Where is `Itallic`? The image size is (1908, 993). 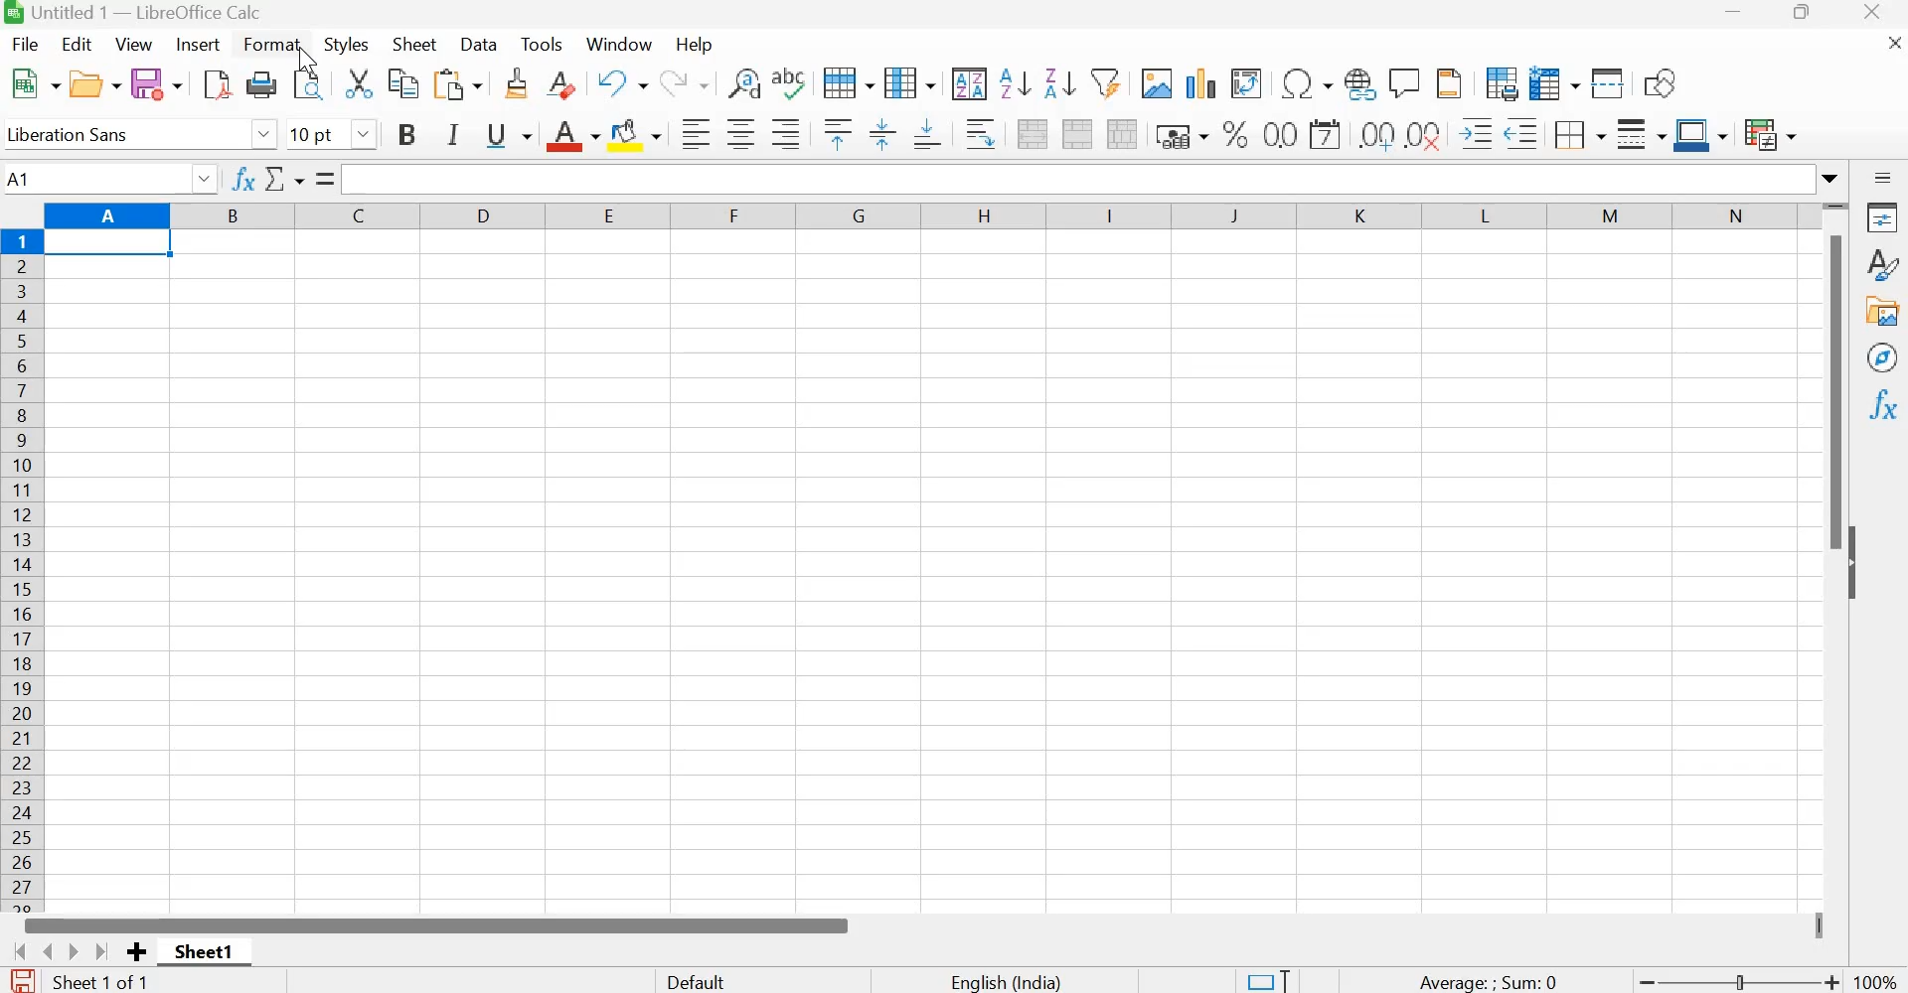 Itallic is located at coordinates (454, 136).